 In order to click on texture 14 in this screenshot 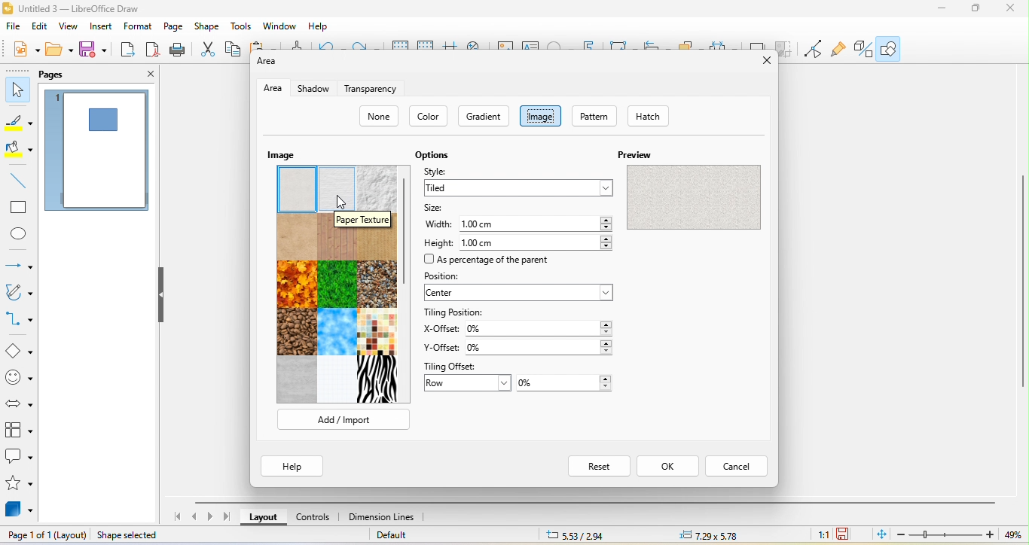, I will do `click(337, 379)`.